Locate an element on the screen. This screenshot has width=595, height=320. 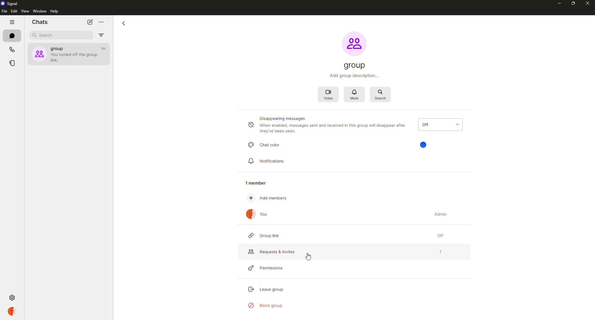
admin is located at coordinates (441, 213).